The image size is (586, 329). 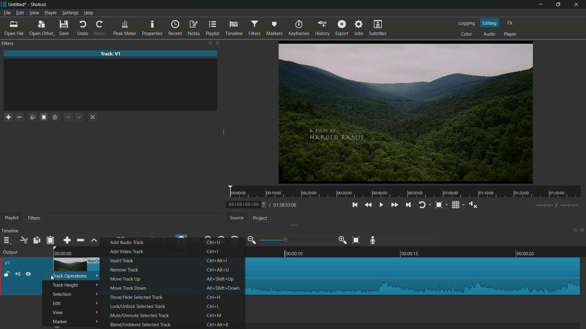 What do you see at coordinates (139, 315) in the screenshot?
I see `mute/unmute selected track` at bounding box center [139, 315].